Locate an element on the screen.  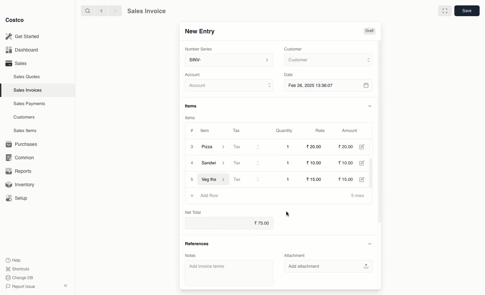
Sales Items is located at coordinates (27, 131).